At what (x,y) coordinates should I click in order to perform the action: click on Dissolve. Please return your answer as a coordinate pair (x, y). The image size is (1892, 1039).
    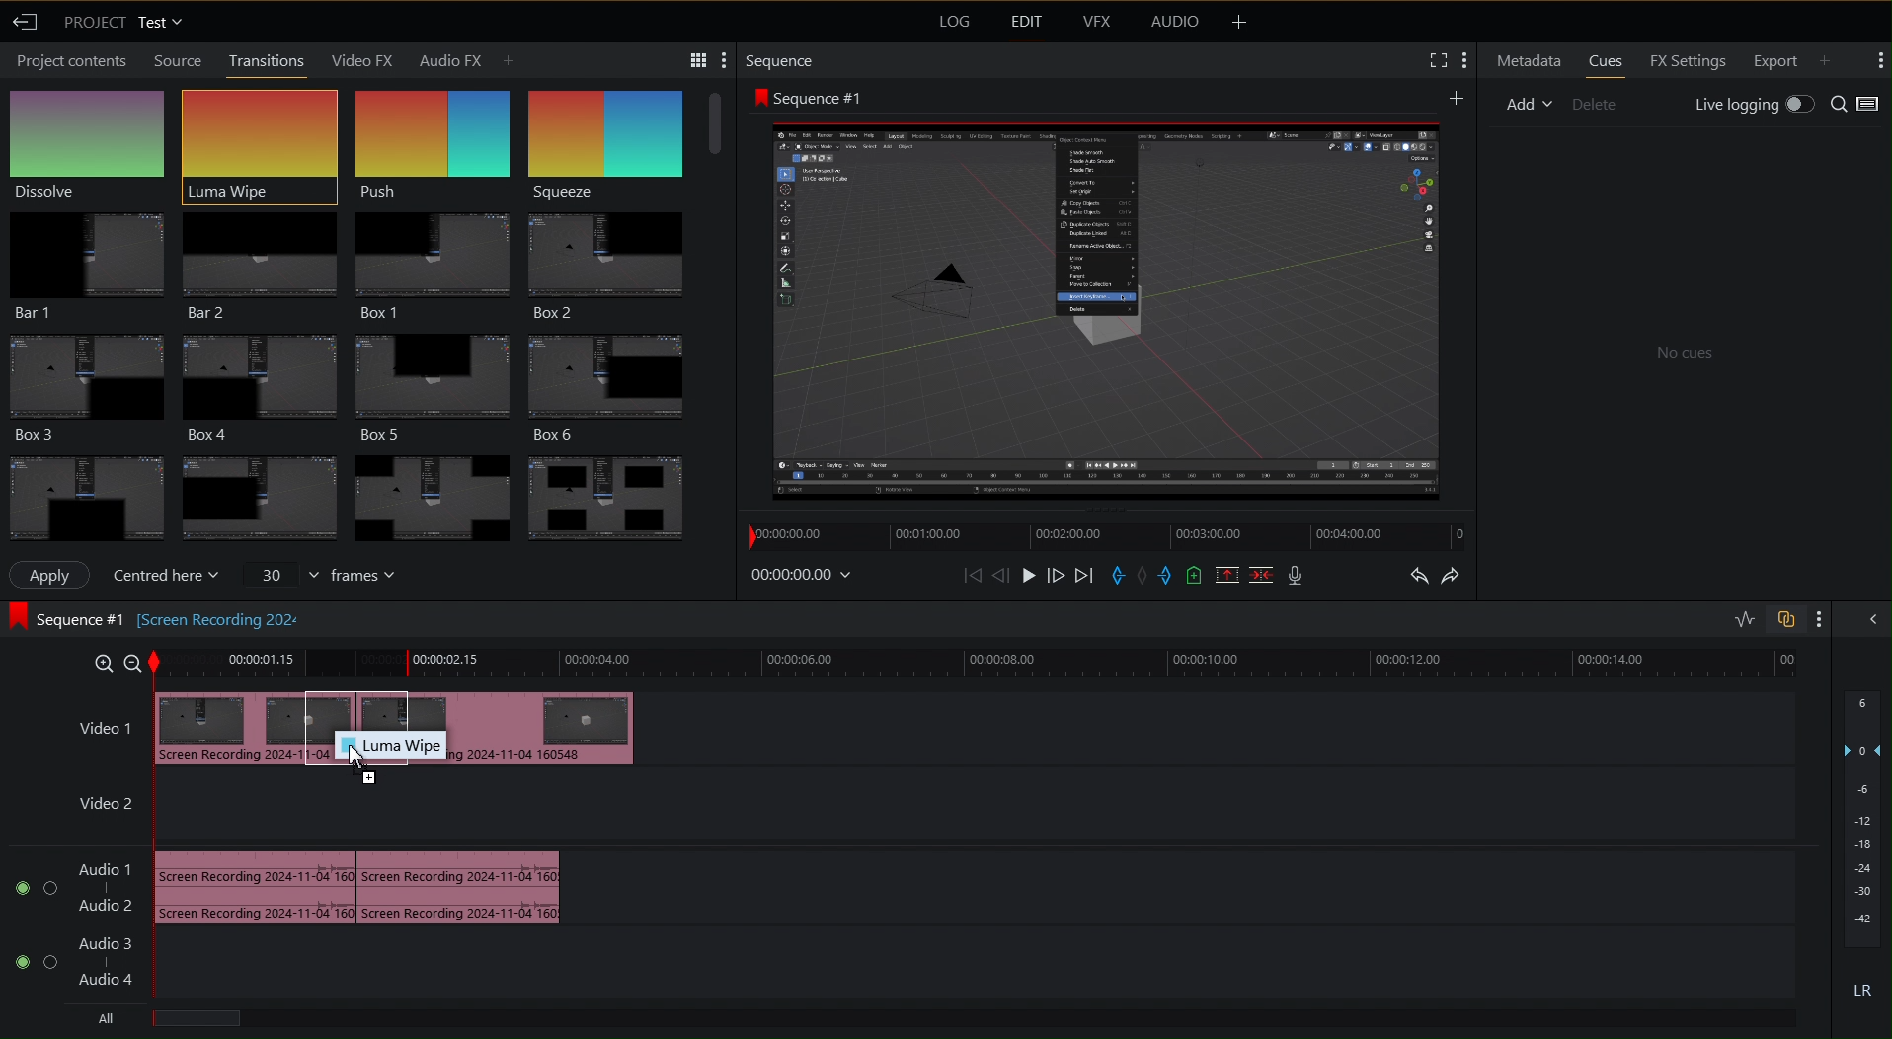
    Looking at the image, I should click on (92, 141).